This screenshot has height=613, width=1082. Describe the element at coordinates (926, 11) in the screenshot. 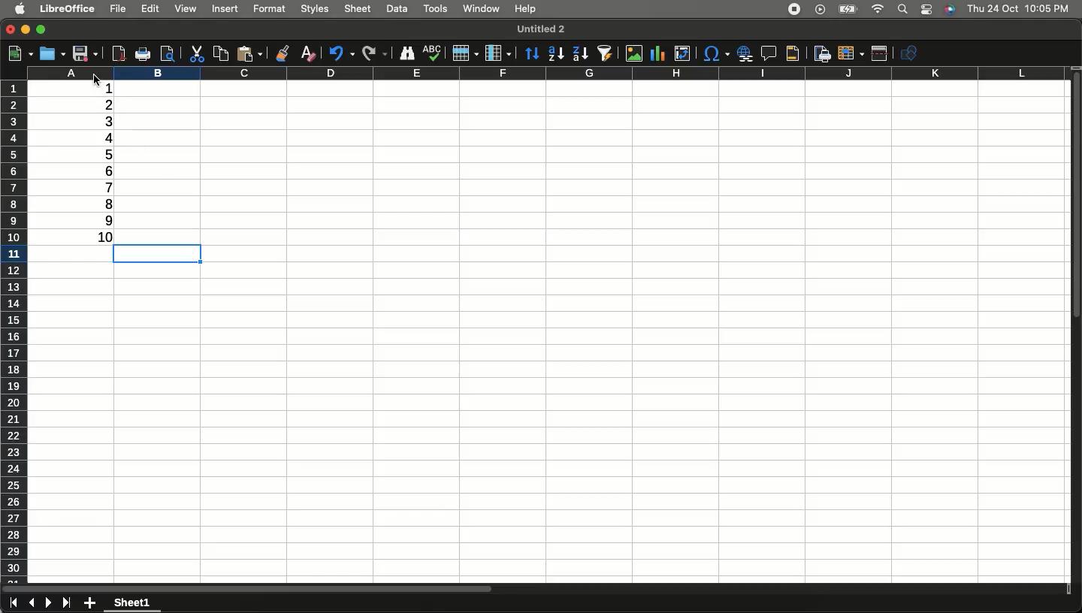

I see `Notification bar` at that location.